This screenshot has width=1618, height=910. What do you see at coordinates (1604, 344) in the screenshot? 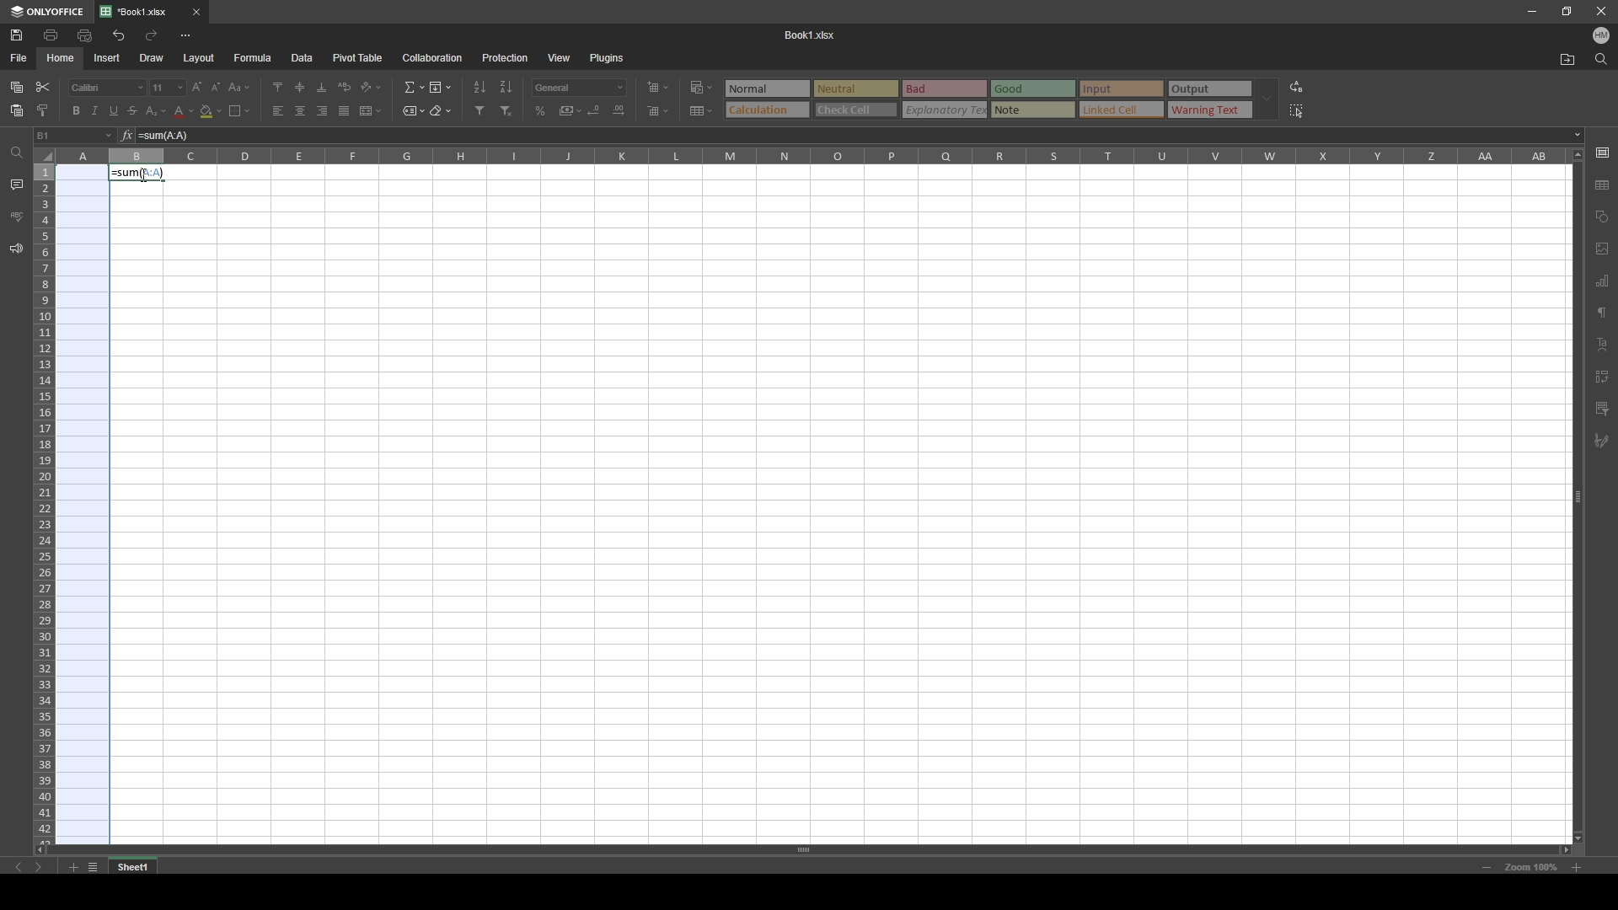
I see `text align` at bounding box center [1604, 344].